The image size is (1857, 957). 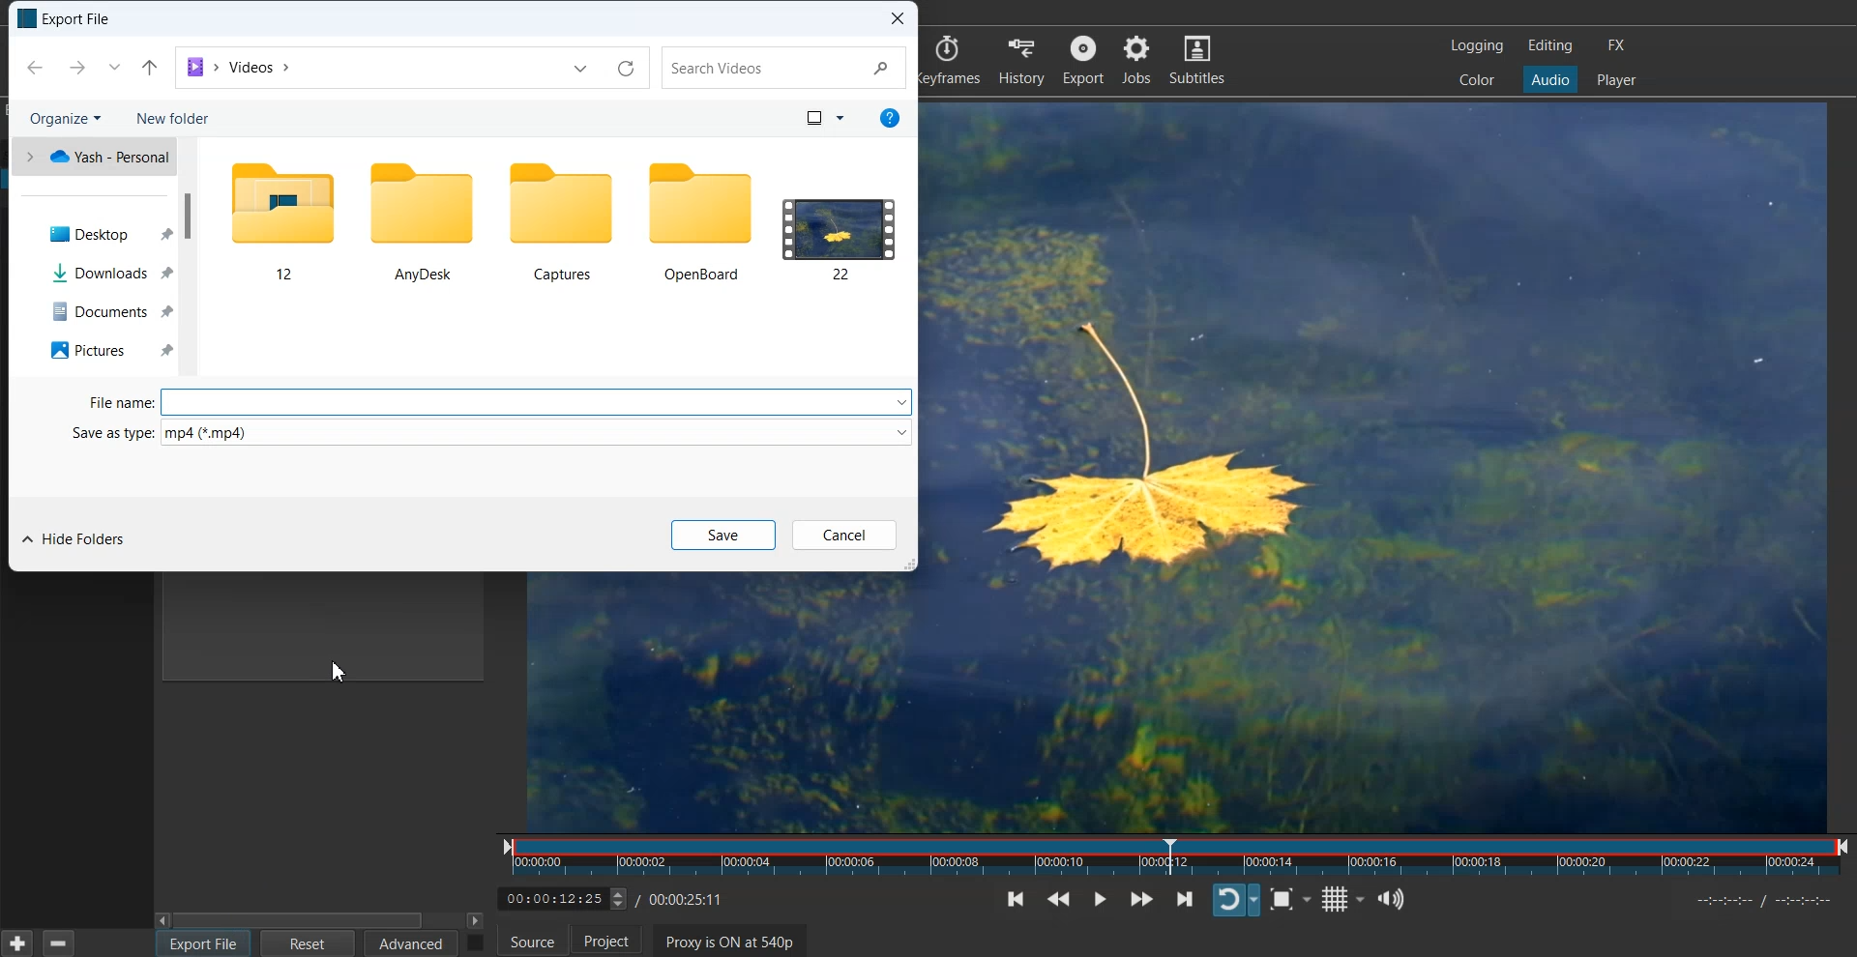 I want to click on Yash Personal, so click(x=102, y=159).